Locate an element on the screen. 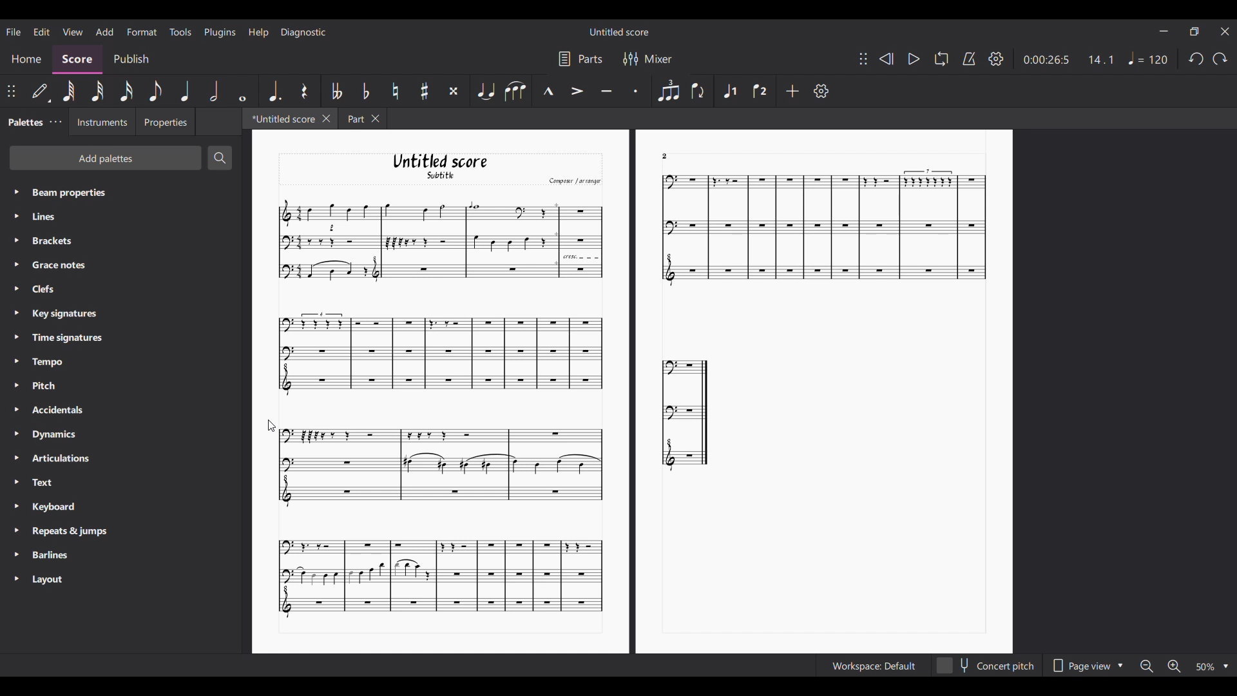 The width and height of the screenshot is (1237, 696). » Time signature: is located at coordinates (58, 337).